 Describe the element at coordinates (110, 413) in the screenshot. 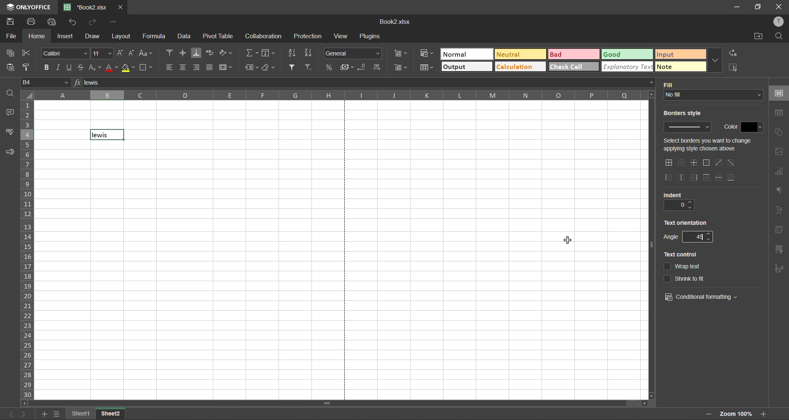

I see `sheet 2` at that location.